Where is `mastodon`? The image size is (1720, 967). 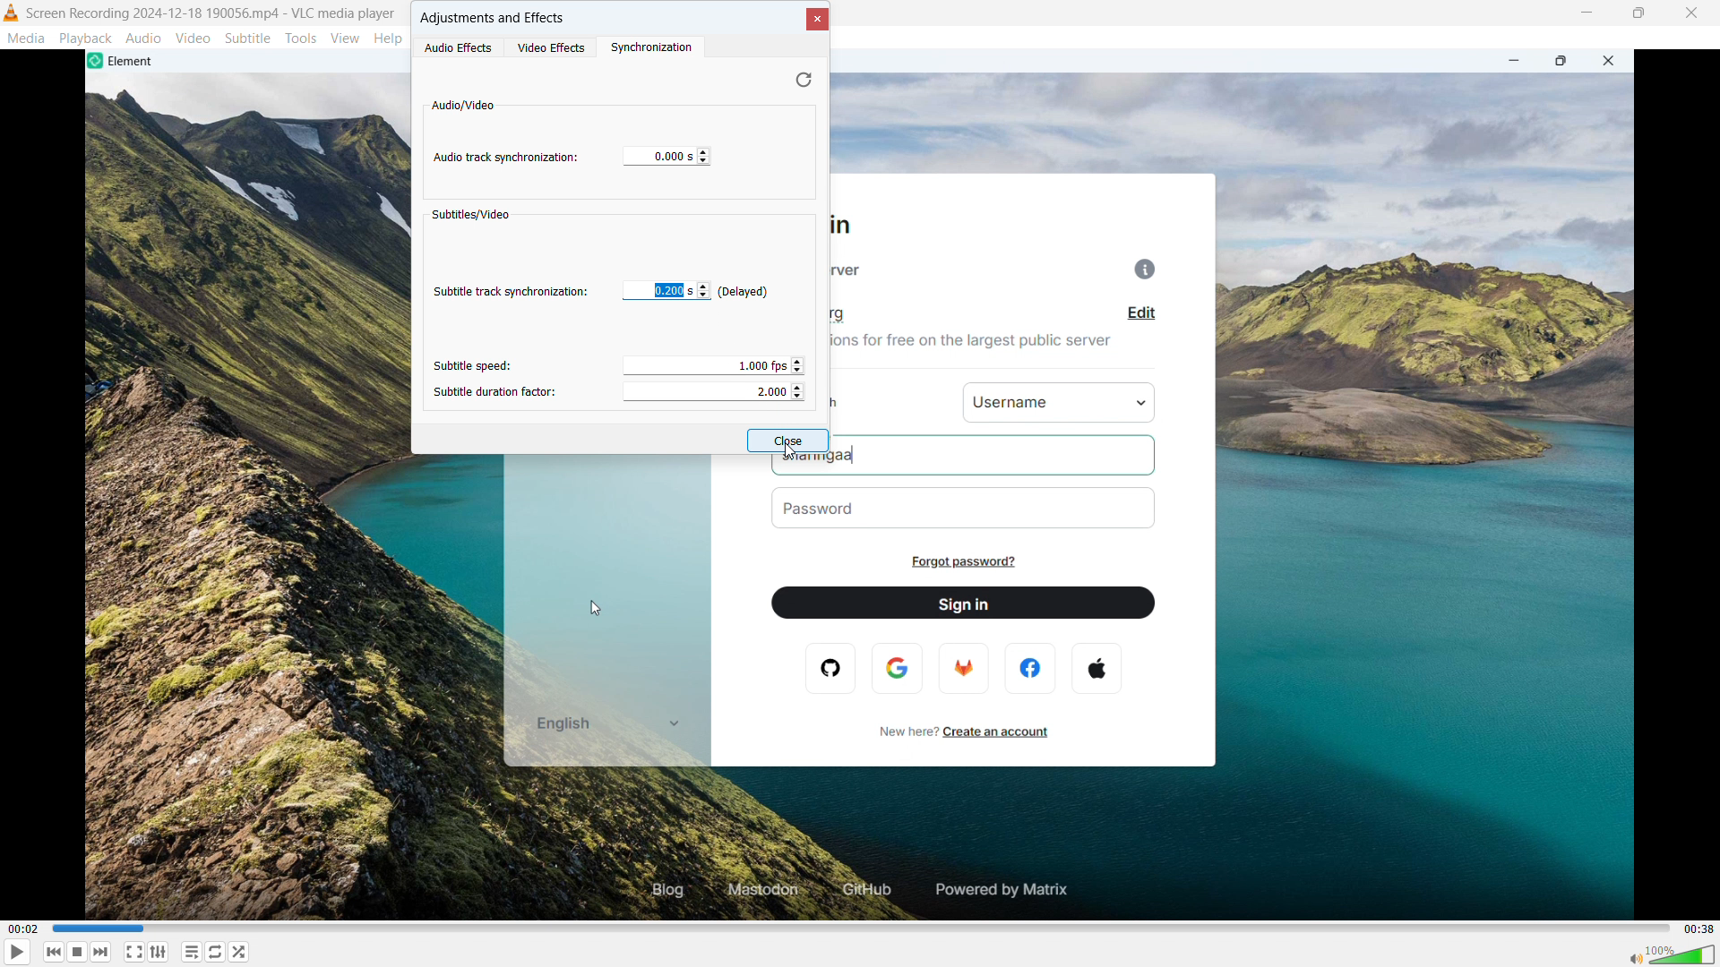 mastodon is located at coordinates (761, 886).